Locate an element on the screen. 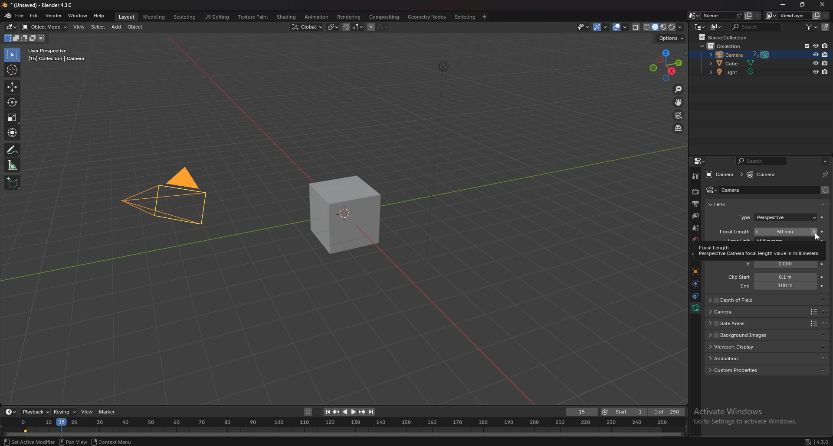  cursor is located at coordinates (13, 69).